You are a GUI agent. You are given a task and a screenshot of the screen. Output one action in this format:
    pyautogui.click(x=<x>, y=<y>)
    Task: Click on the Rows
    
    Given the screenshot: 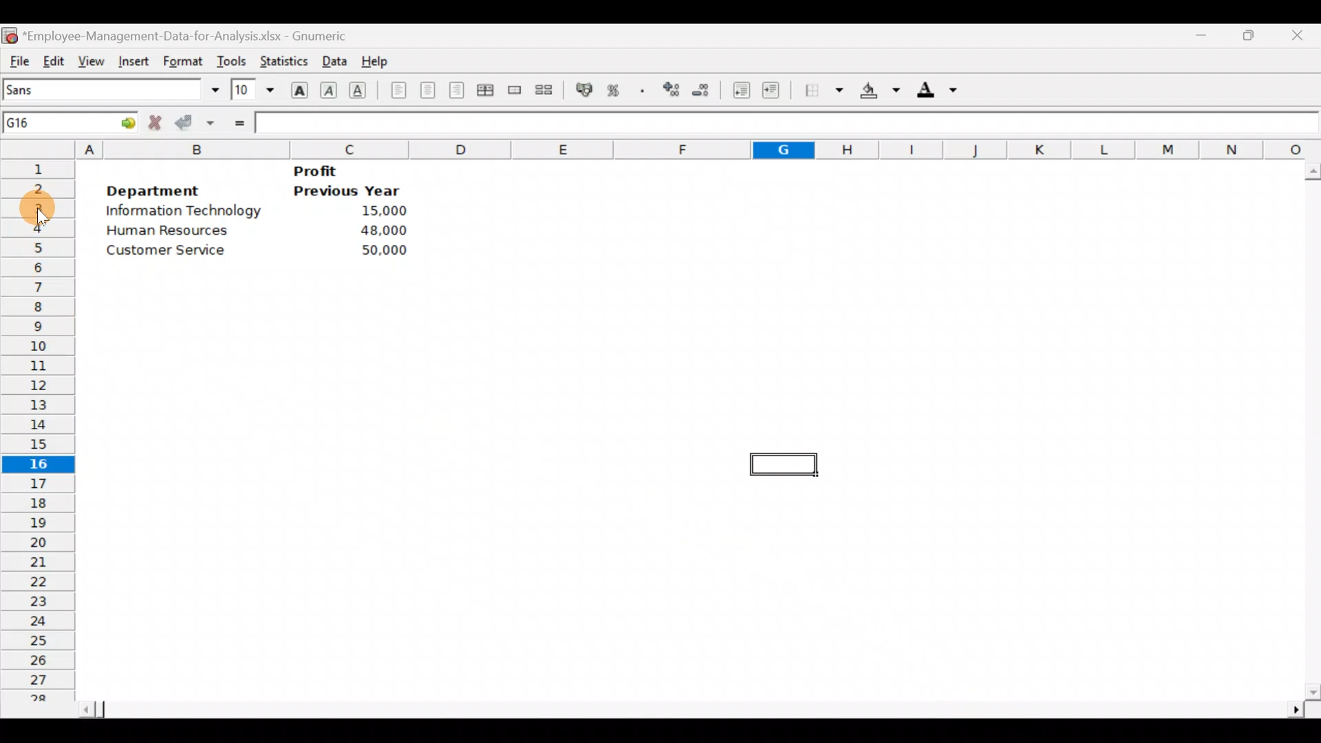 What is the action you would take?
    pyautogui.click(x=37, y=435)
    